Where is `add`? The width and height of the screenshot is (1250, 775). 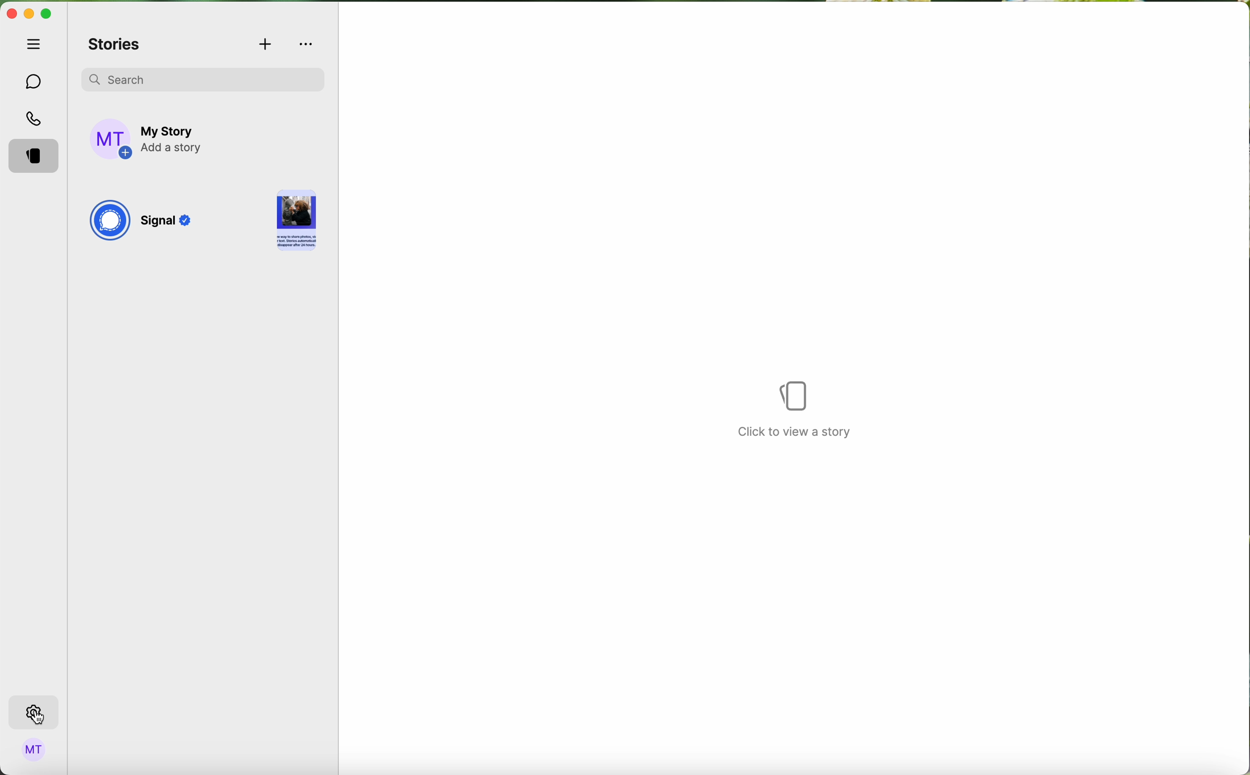
add is located at coordinates (267, 45).